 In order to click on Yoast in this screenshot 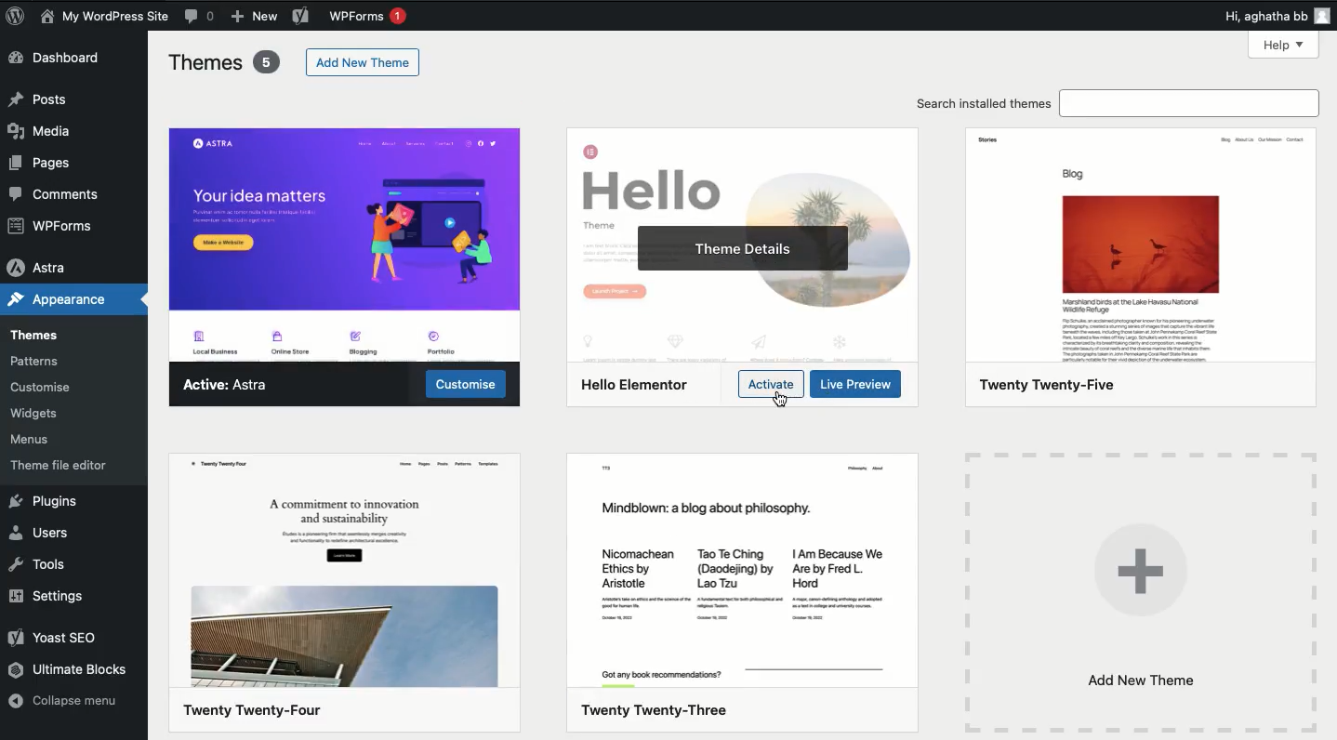, I will do `click(300, 15)`.